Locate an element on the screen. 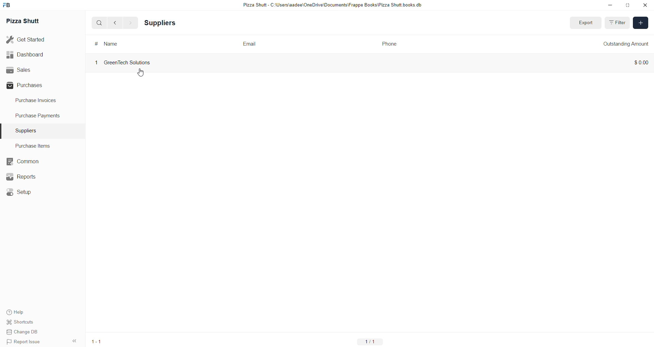 This screenshot has height=347, width=654. Purchase Items is located at coordinates (35, 146).